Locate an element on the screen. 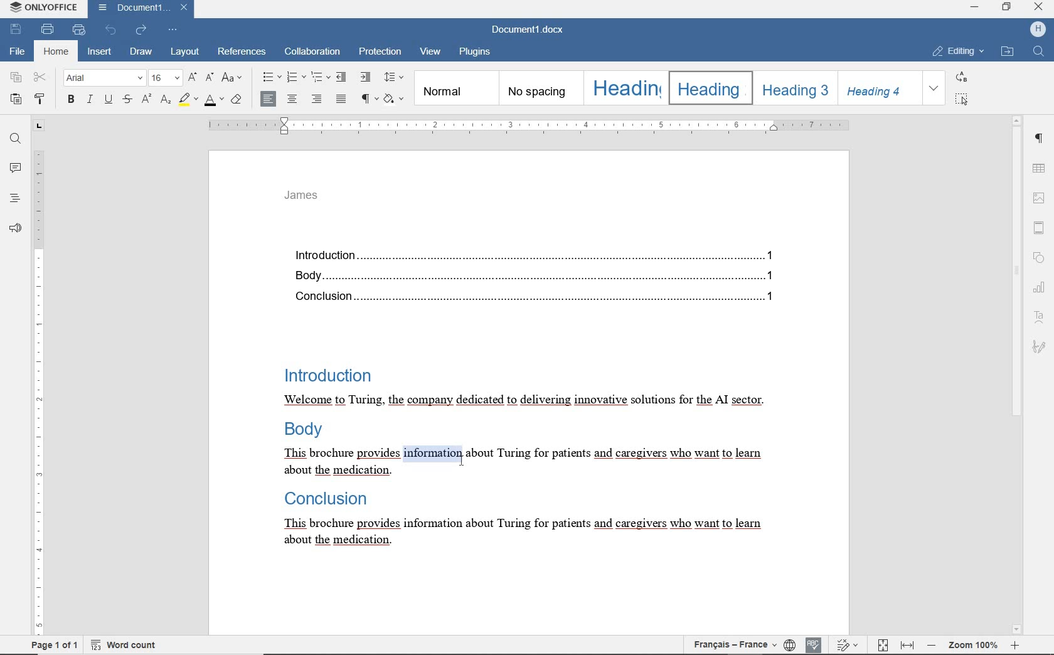  zoom in is located at coordinates (1018, 646).